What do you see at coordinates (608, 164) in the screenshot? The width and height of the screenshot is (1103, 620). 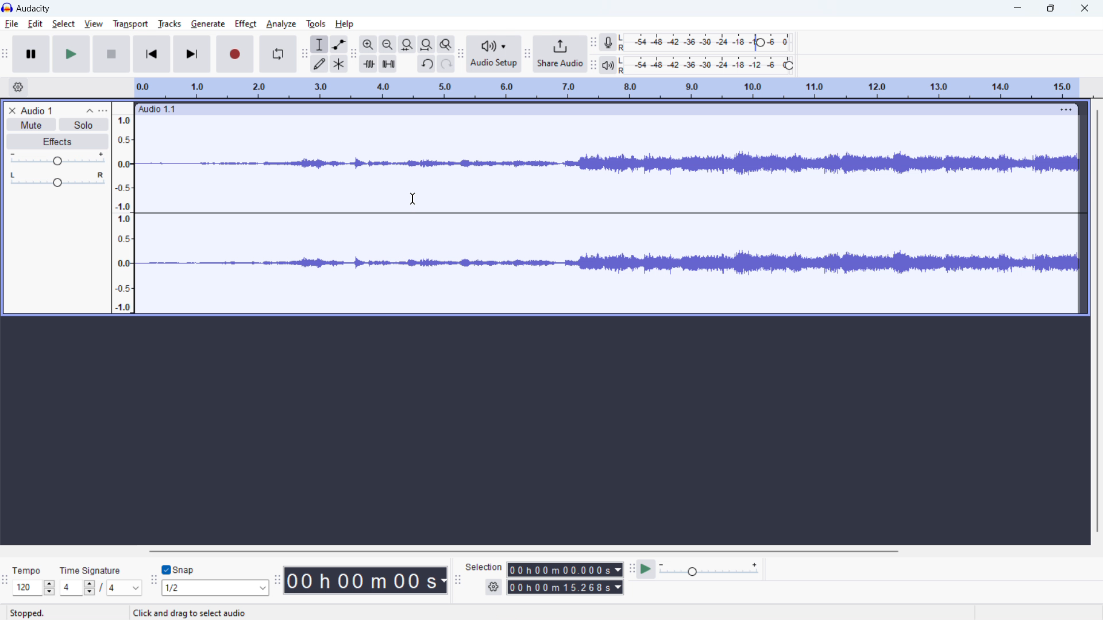 I see `soundtrack` at bounding box center [608, 164].